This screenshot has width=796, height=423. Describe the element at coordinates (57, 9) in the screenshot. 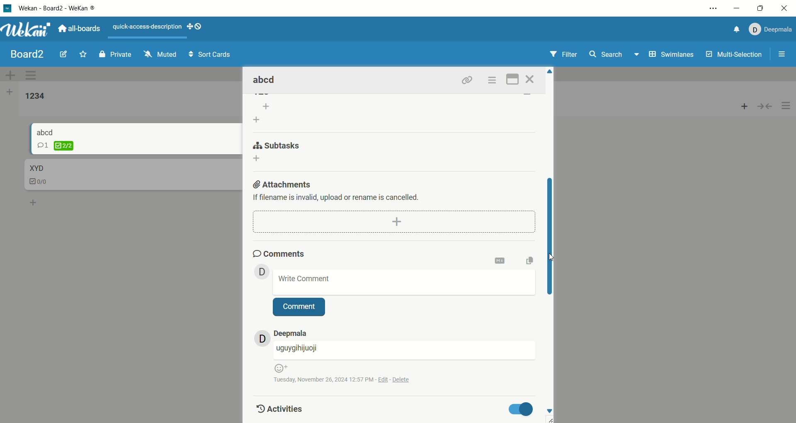

I see `wekan-wekan` at that location.